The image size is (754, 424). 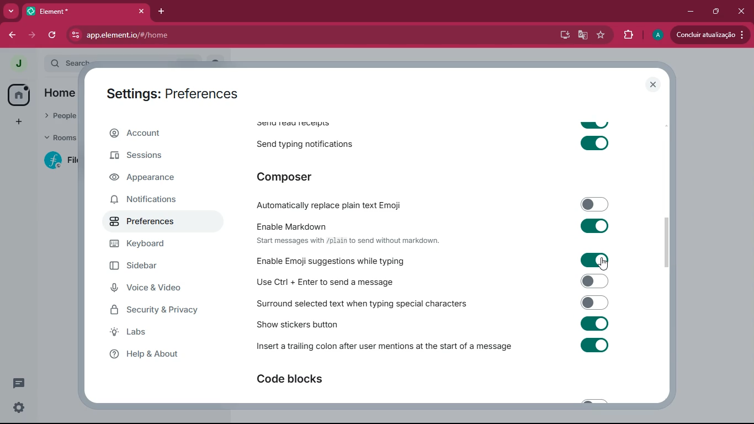 I want to click on maximize, so click(x=715, y=11).